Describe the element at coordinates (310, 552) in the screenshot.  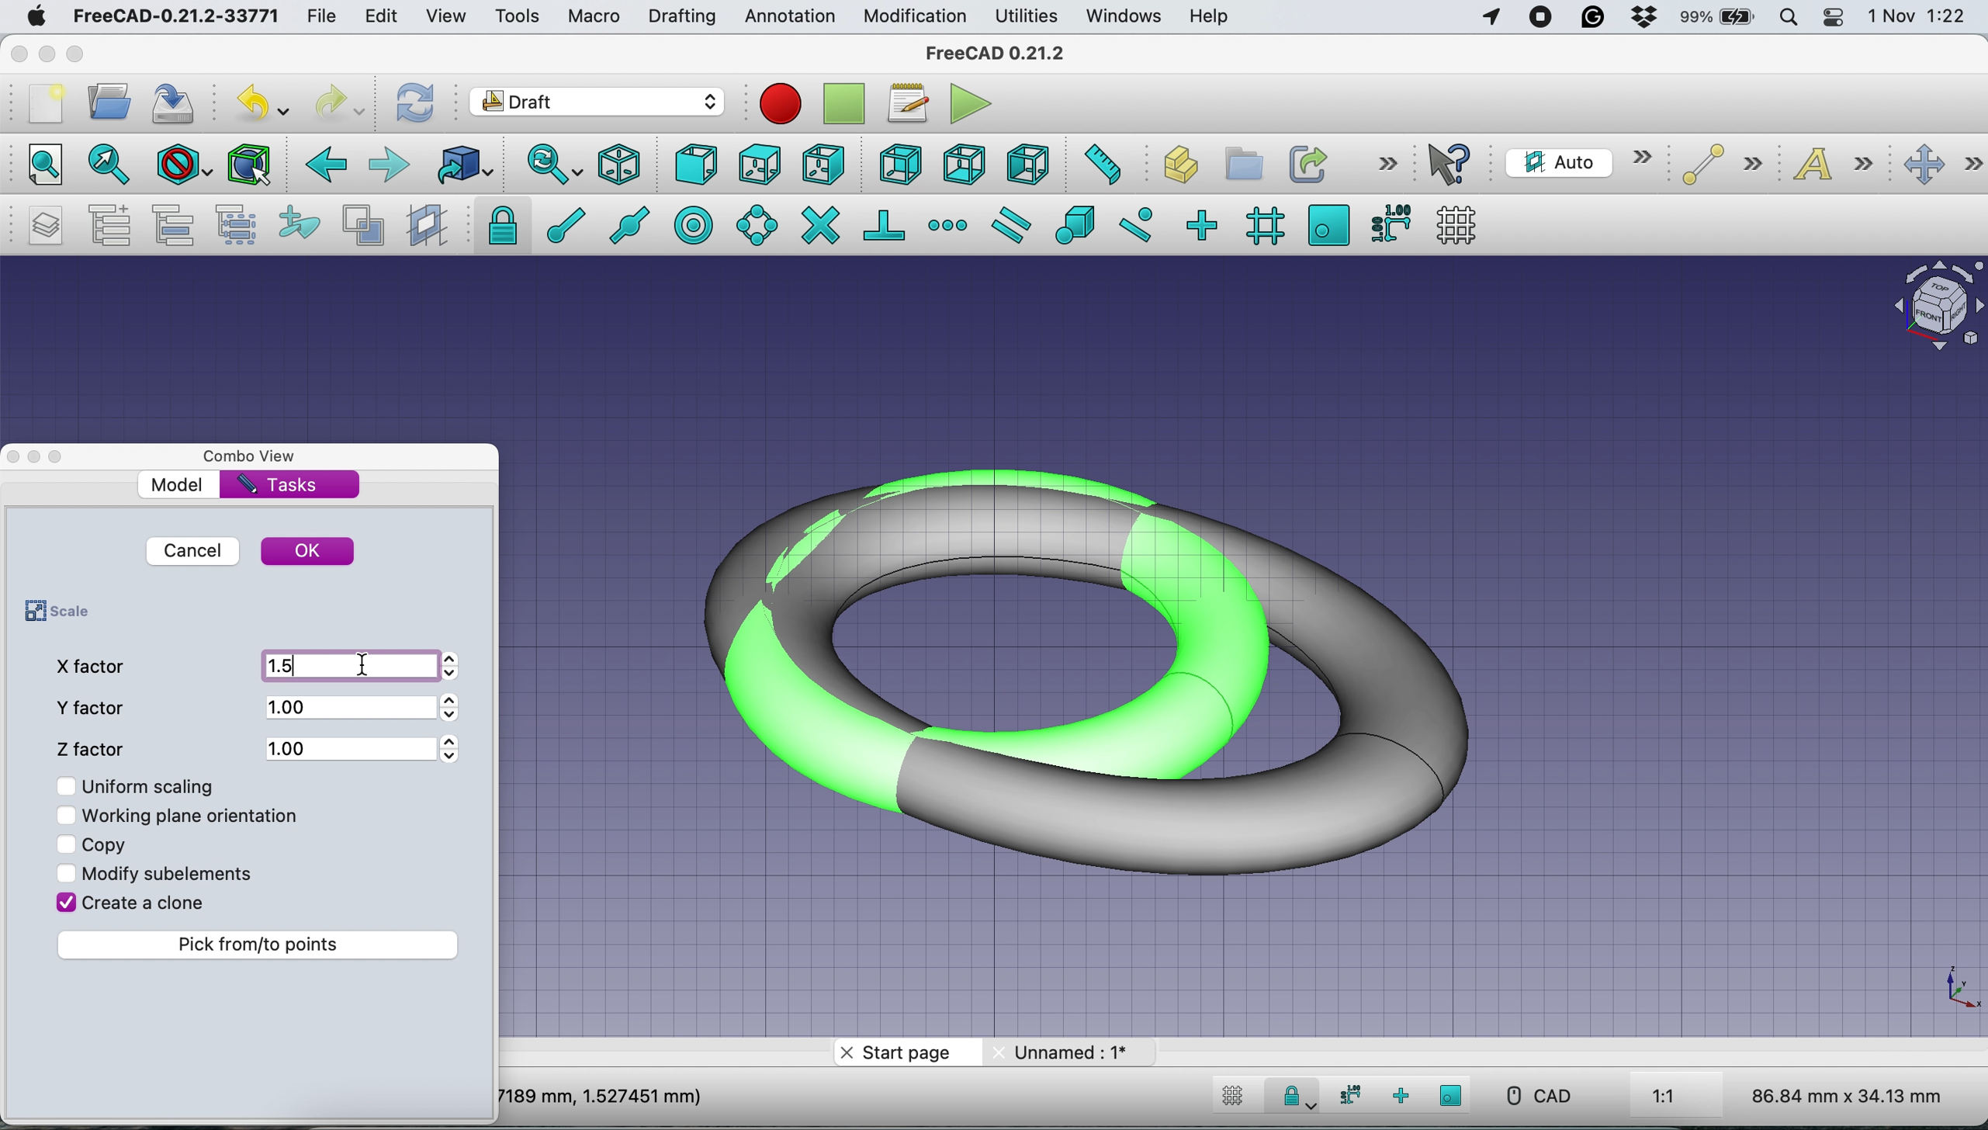
I see `ok` at that location.